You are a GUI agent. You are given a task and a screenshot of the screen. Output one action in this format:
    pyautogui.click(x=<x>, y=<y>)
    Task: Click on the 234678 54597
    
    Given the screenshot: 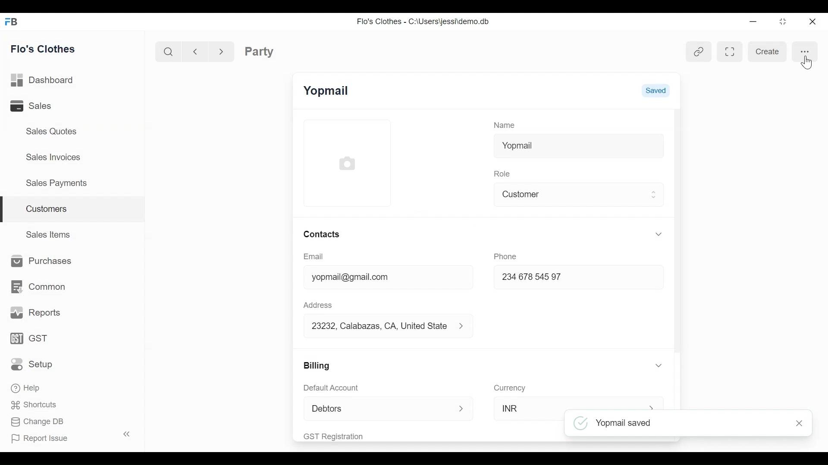 What is the action you would take?
    pyautogui.click(x=557, y=278)
    